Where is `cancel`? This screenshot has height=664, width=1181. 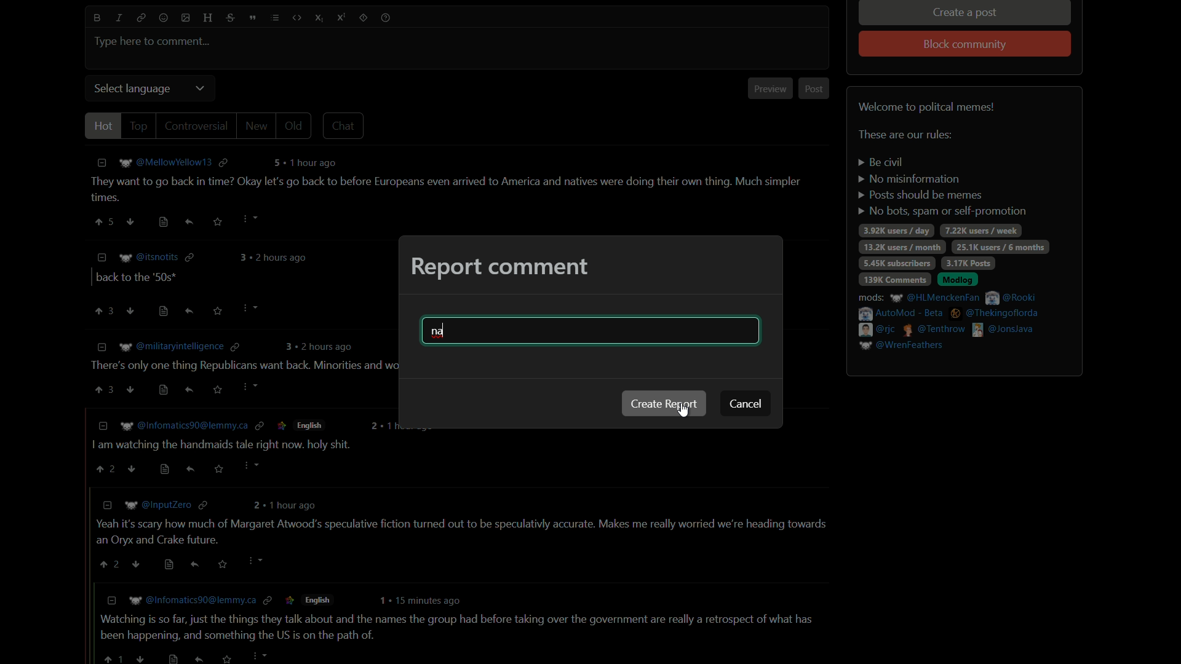 cancel is located at coordinates (746, 403).